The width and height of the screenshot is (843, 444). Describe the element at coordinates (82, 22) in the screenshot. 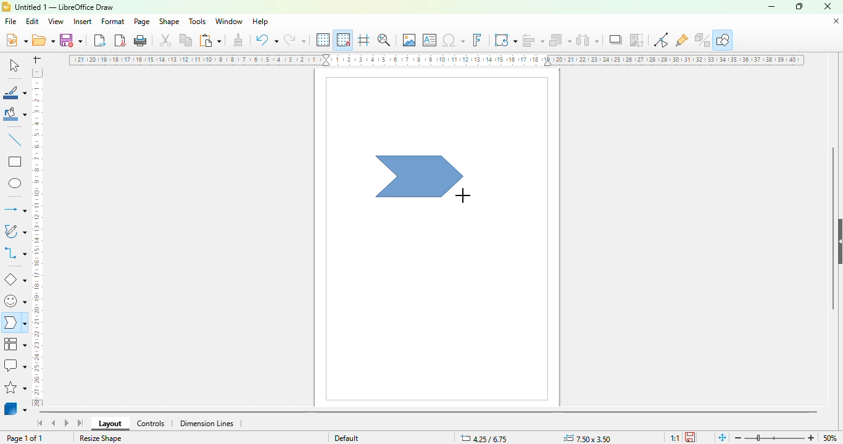

I see `insert` at that location.